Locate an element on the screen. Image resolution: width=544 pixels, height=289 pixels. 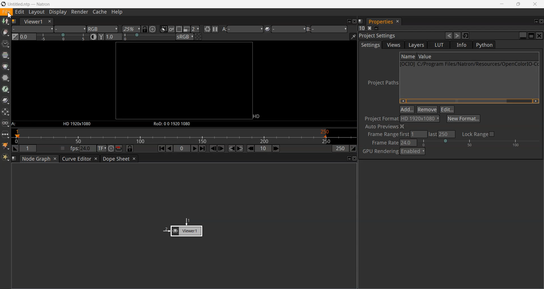
Close panel is located at coordinates (369, 28).